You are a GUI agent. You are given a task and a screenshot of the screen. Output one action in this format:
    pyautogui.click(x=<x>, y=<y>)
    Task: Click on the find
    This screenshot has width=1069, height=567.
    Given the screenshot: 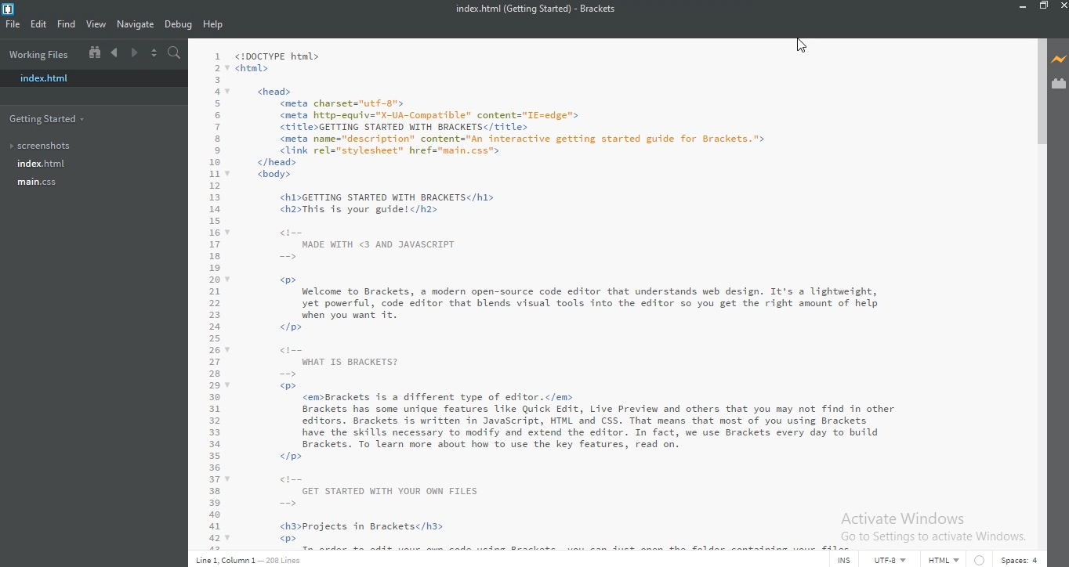 What is the action you would take?
    pyautogui.click(x=66, y=26)
    